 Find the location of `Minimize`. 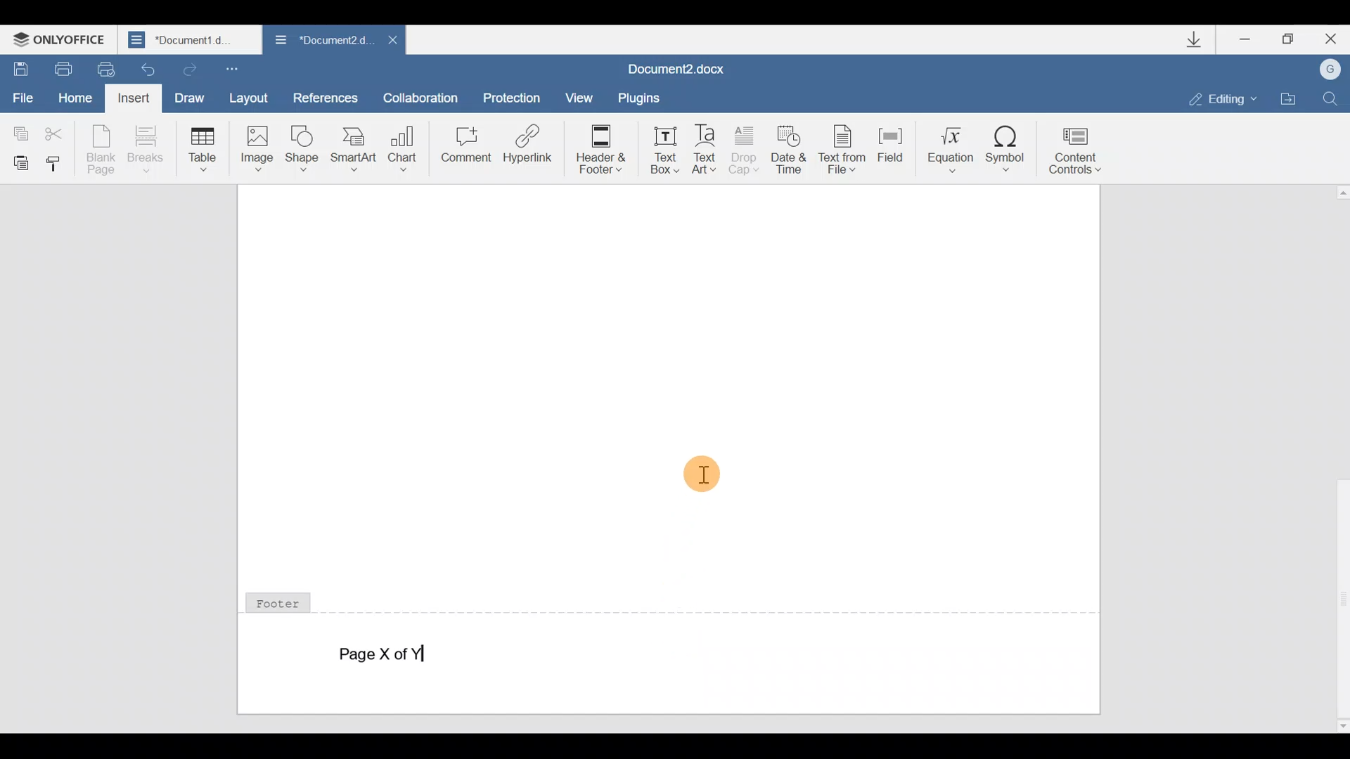

Minimize is located at coordinates (1241, 41).